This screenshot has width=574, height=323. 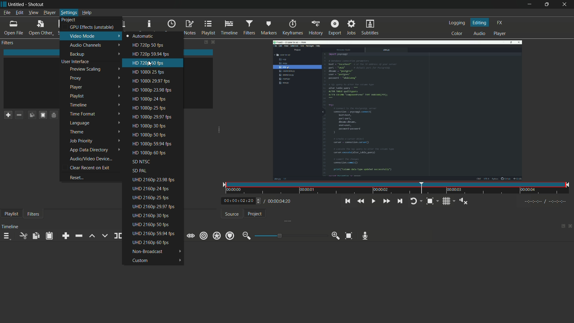 What do you see at coordinates (315, 27) in the screenshot?
I see `history` at bounding box center [315, 27].